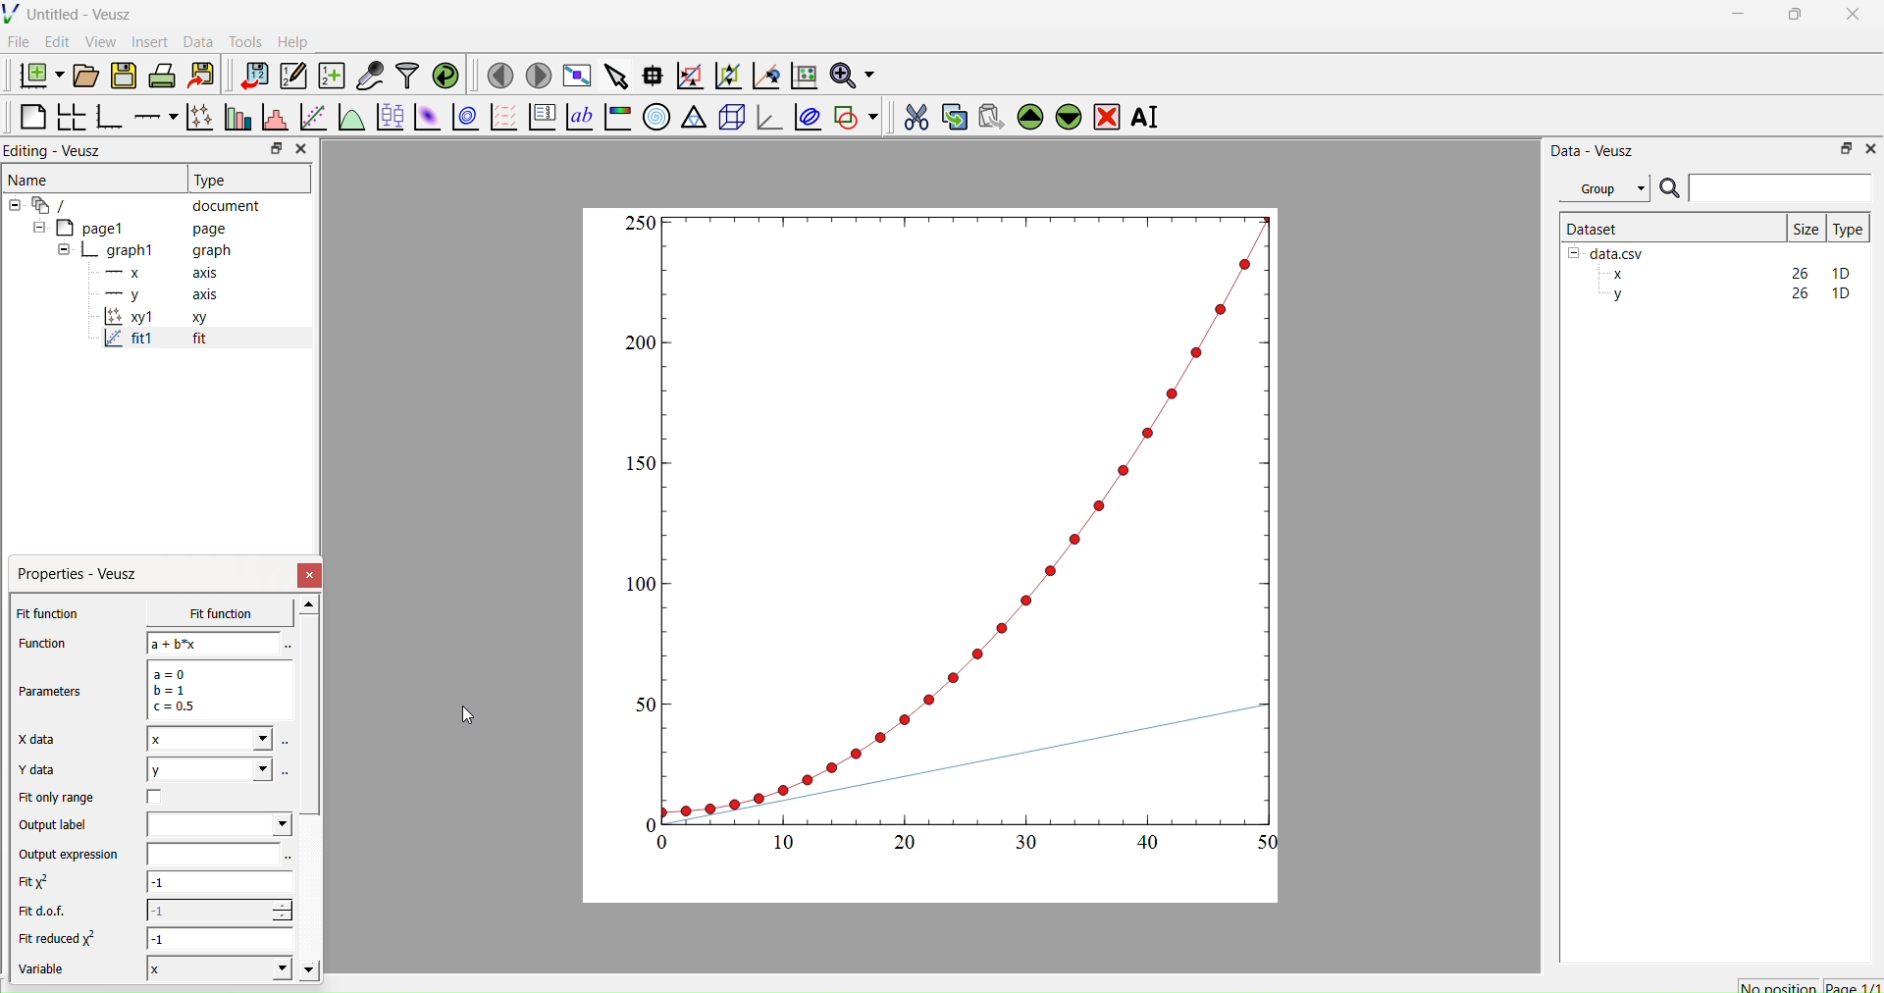  Describe the element at coordinates (406, 75) in the screenshot. I see `Filter data` at that location.